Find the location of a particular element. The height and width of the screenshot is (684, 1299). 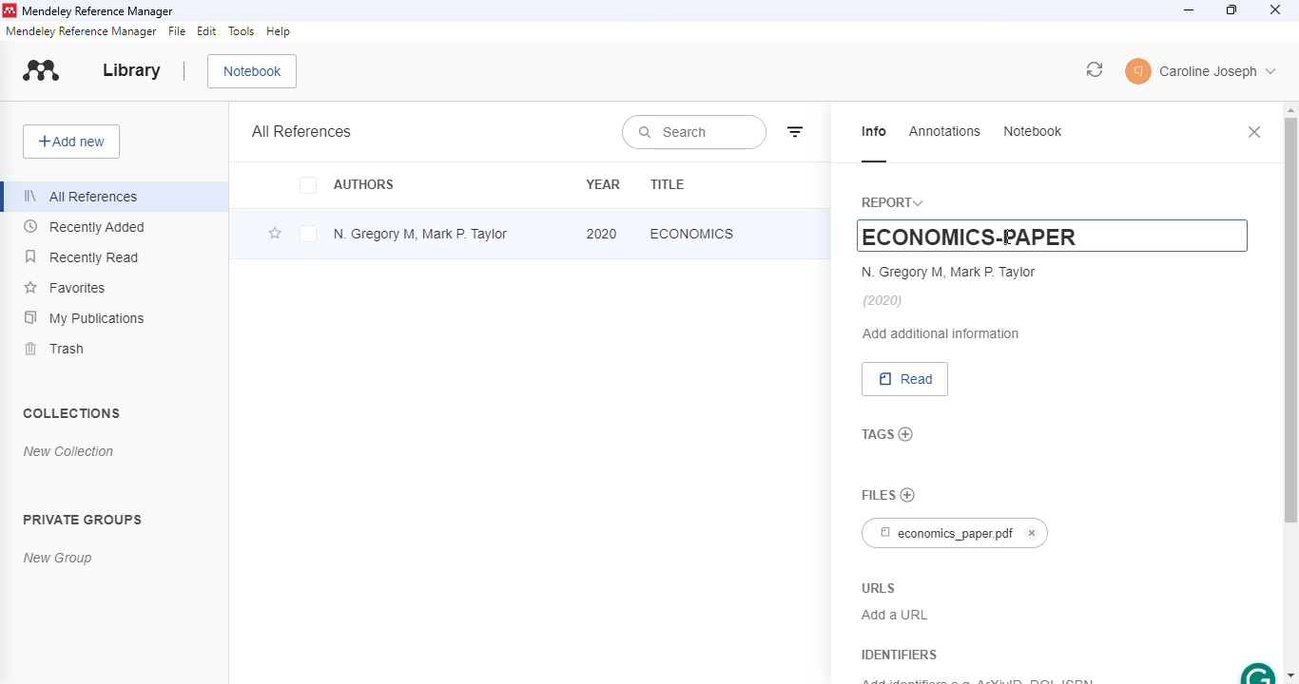

new group is located at coordinates (58, 557).